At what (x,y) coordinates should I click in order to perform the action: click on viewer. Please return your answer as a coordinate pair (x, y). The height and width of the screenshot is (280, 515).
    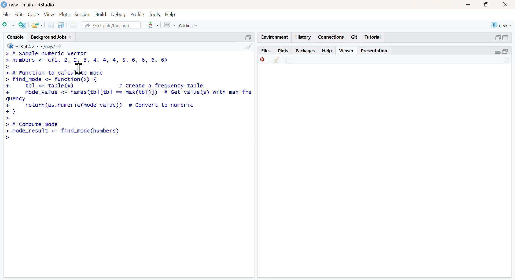
    Looking at the image, I should click on (347, 51).